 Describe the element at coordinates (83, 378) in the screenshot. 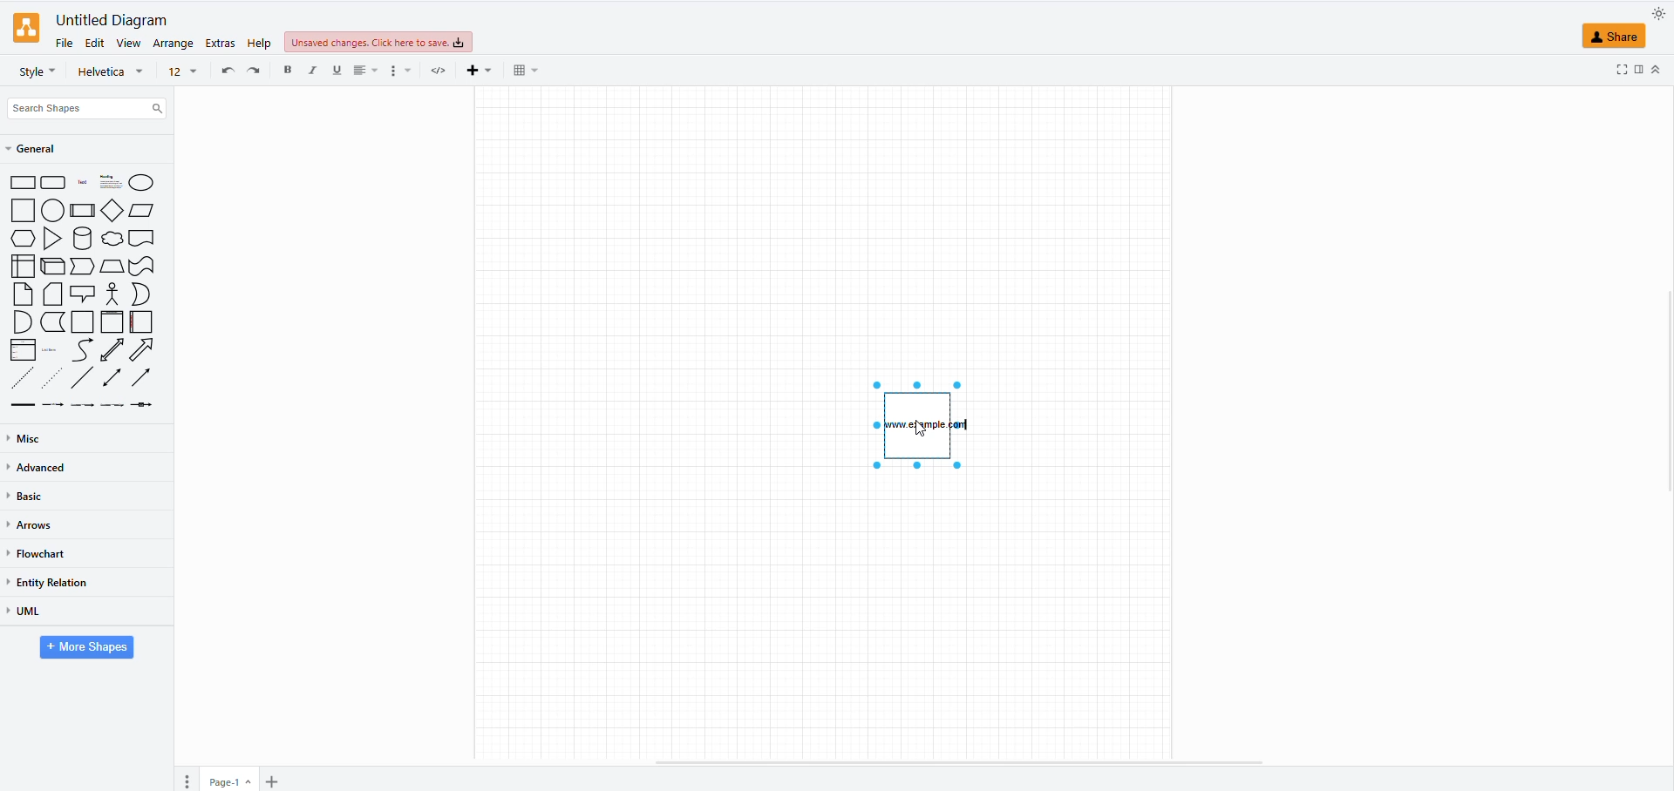

I see `line ` at that location.